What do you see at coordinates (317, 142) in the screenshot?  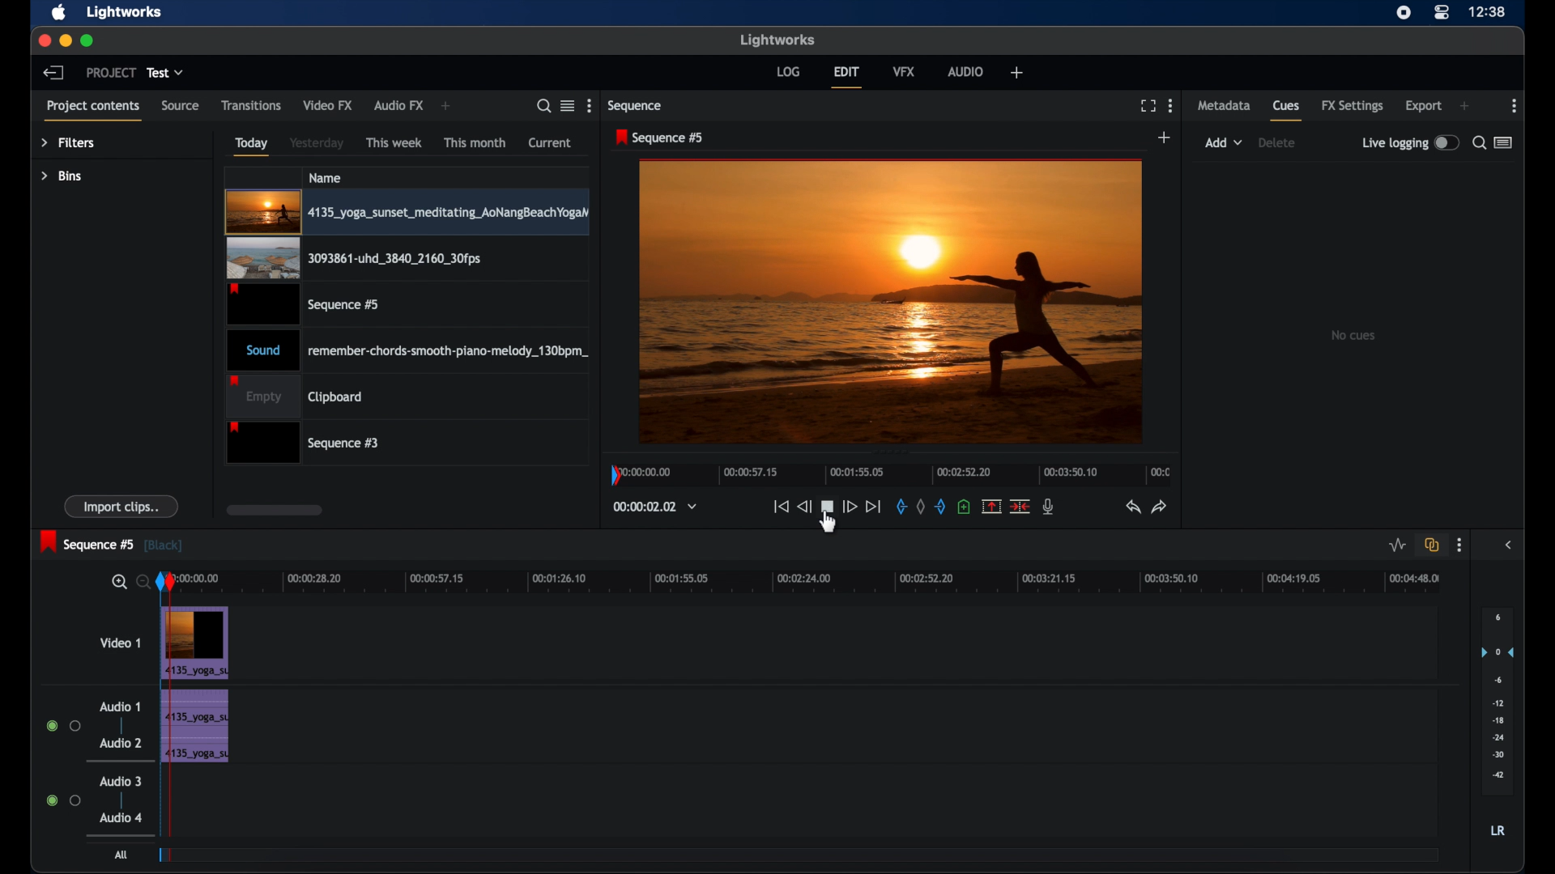 I see `yesterday` at bounding box center [317, 142].